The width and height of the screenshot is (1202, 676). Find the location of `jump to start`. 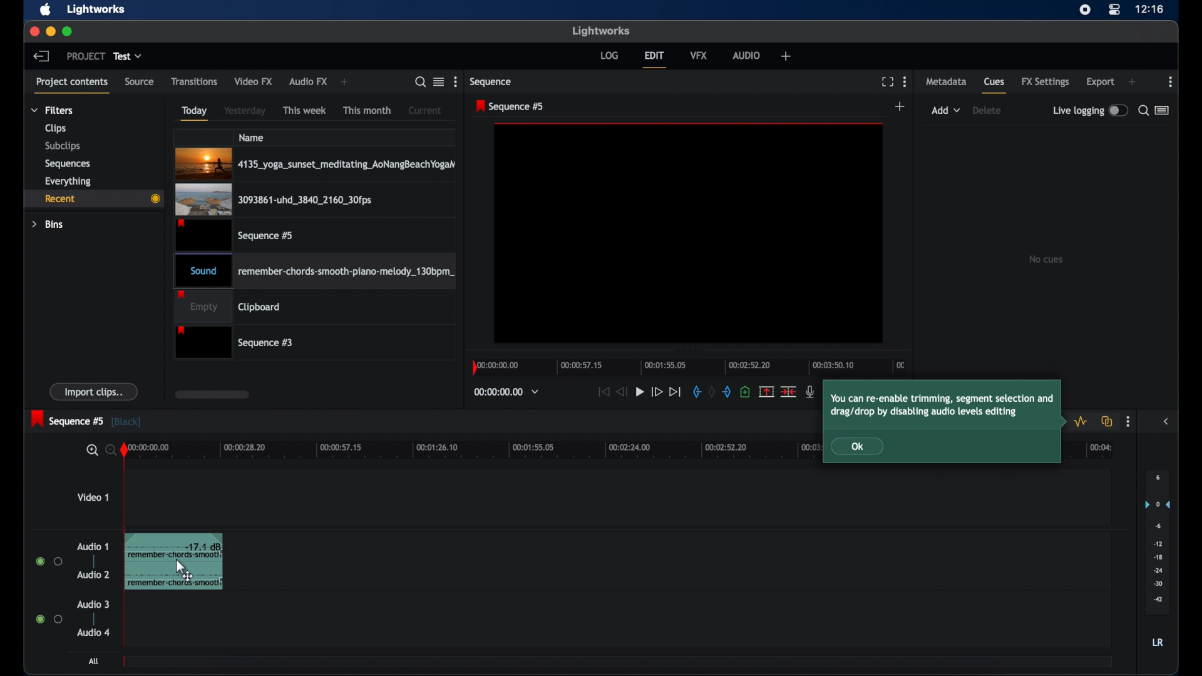

jump to start is located at coordinates (602, 392).